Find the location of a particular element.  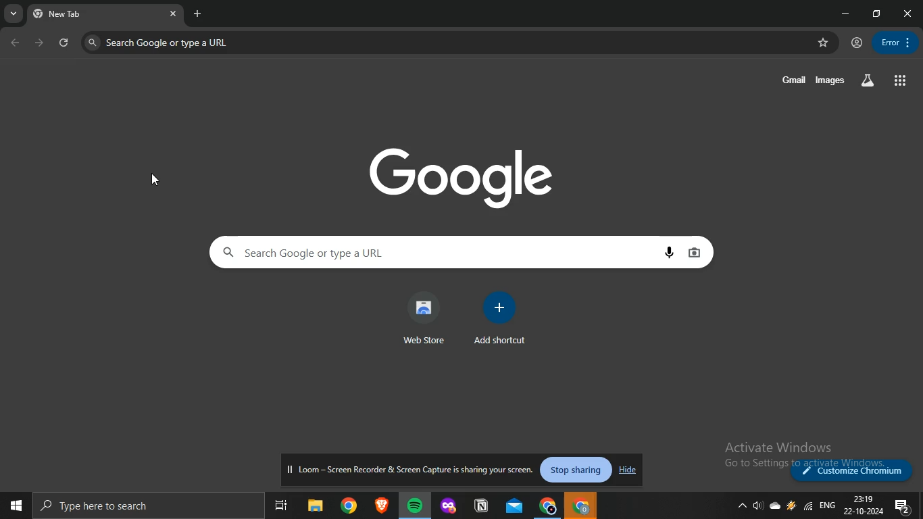

refresh is located at coordinates (65, 43).